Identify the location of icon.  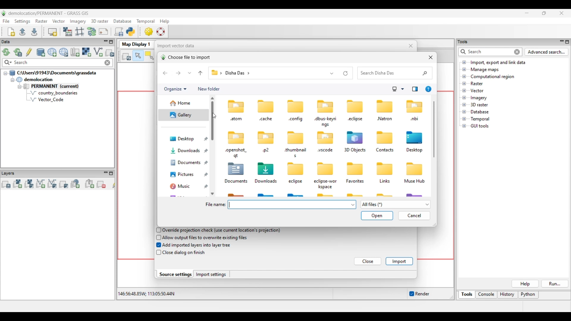
(326, 169).